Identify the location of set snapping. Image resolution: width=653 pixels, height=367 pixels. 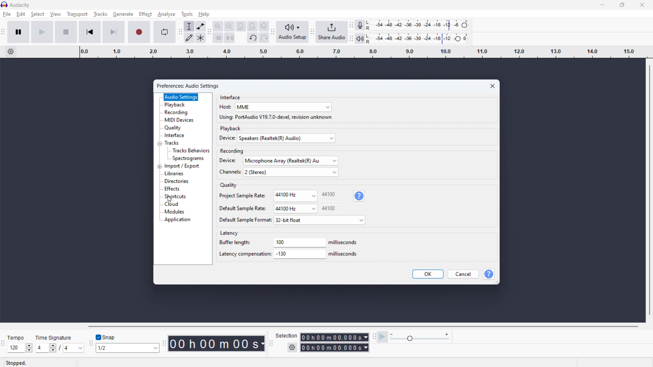
(127, 348).